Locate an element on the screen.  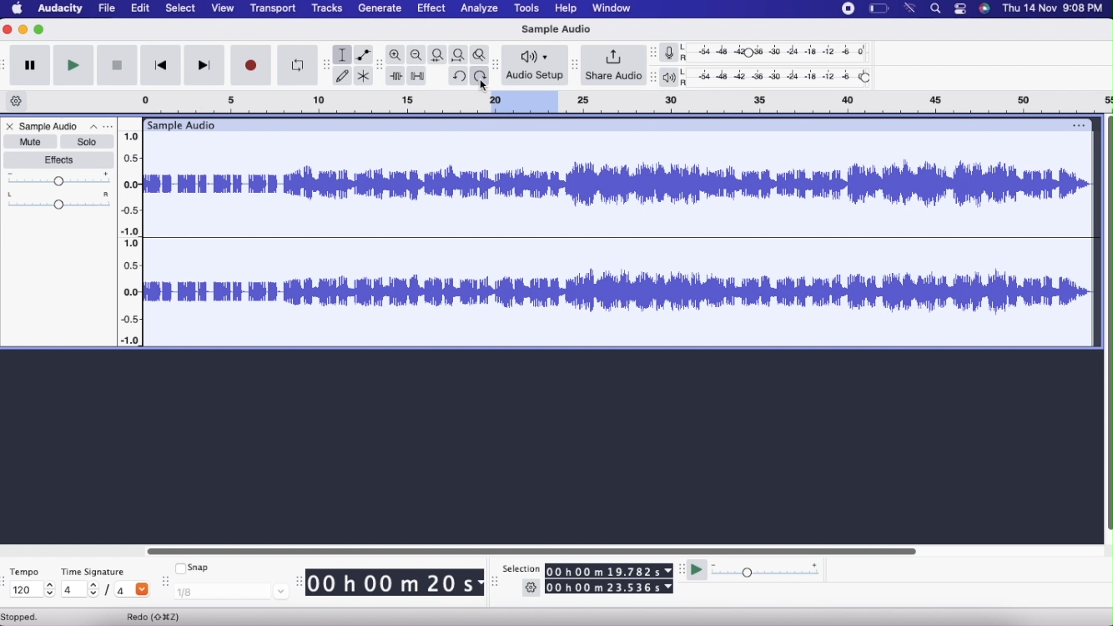
Select is located at coordinates (182, 8).